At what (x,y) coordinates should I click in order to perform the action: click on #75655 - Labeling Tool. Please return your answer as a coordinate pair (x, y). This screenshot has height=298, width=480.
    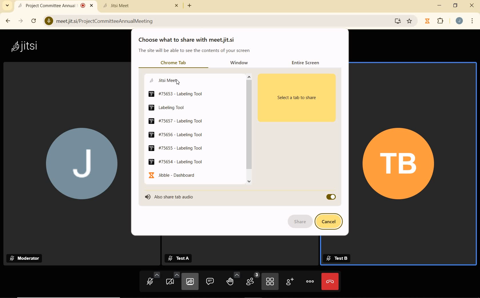
    Looking at the image, I should click on (176, 148).